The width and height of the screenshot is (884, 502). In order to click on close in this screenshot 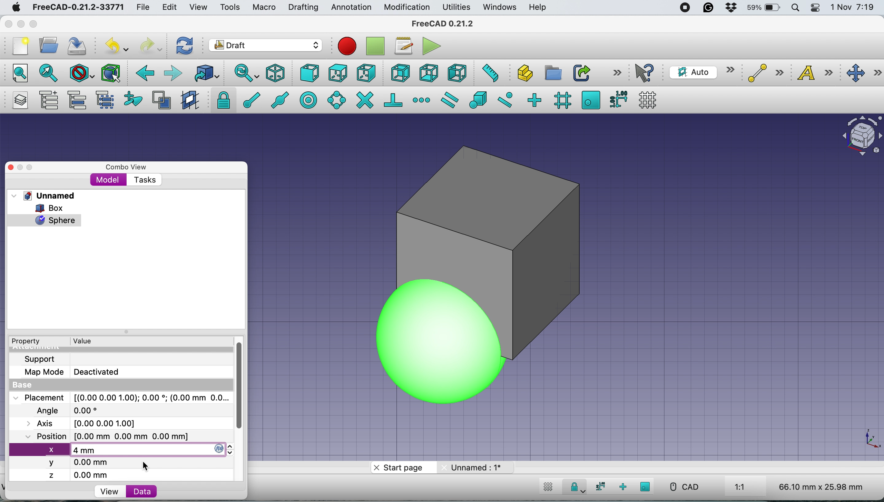, I will do `click(17, 167)`.